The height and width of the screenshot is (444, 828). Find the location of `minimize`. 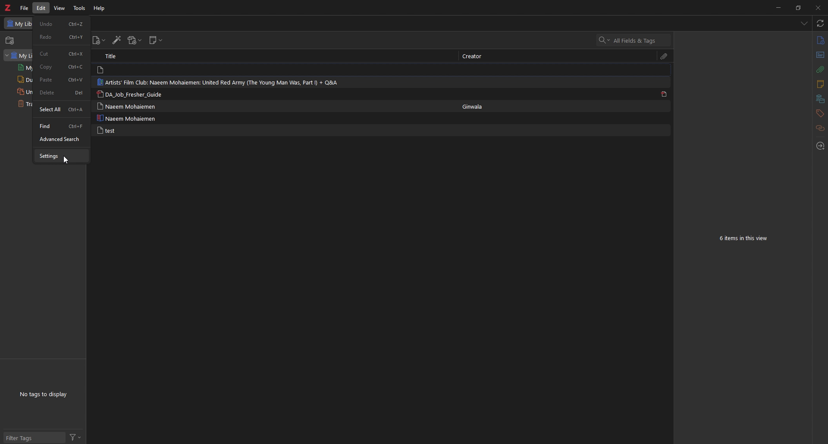

minimize is located at coordinates (778, 7).